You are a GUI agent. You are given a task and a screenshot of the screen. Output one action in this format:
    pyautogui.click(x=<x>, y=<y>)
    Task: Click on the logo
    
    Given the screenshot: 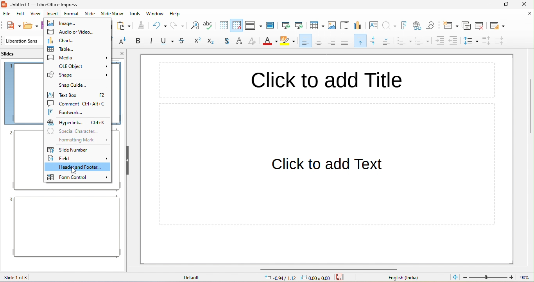 What is the action you would take?
    pyautogui.click(x=4, y=5)
    